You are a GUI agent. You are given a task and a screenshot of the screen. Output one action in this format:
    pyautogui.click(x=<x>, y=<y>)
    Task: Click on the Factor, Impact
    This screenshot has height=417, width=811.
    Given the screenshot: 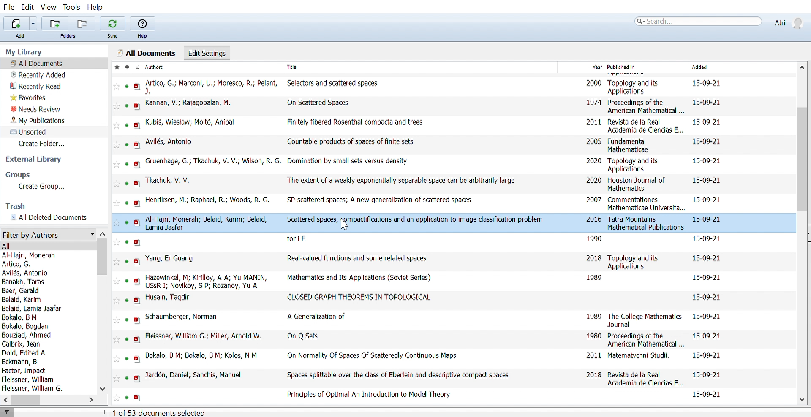 What is the action you would take?
    pyautogui.click(x=24, y=371)
    